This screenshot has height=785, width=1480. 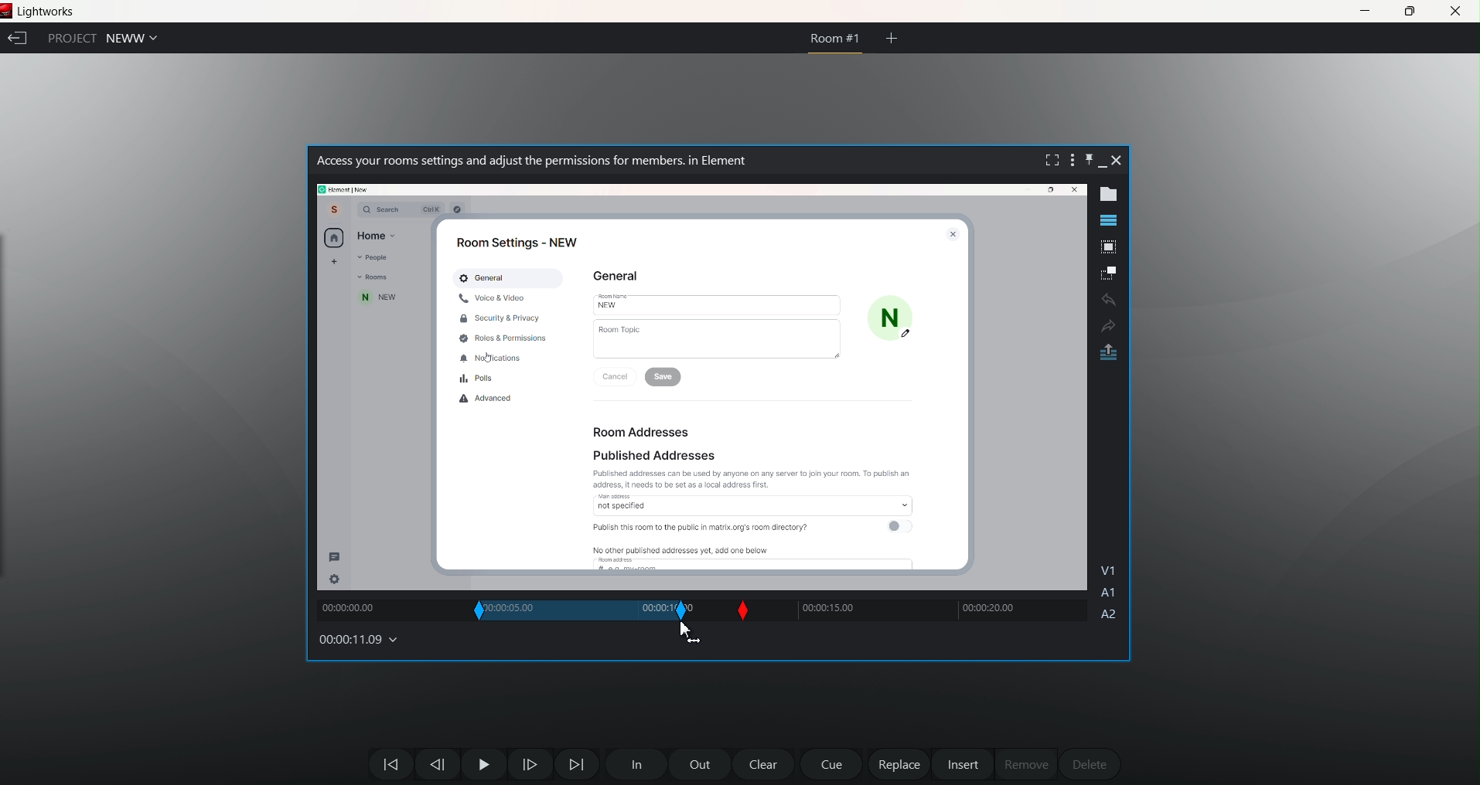 I want to click on Account, so click(x=334, y=210).